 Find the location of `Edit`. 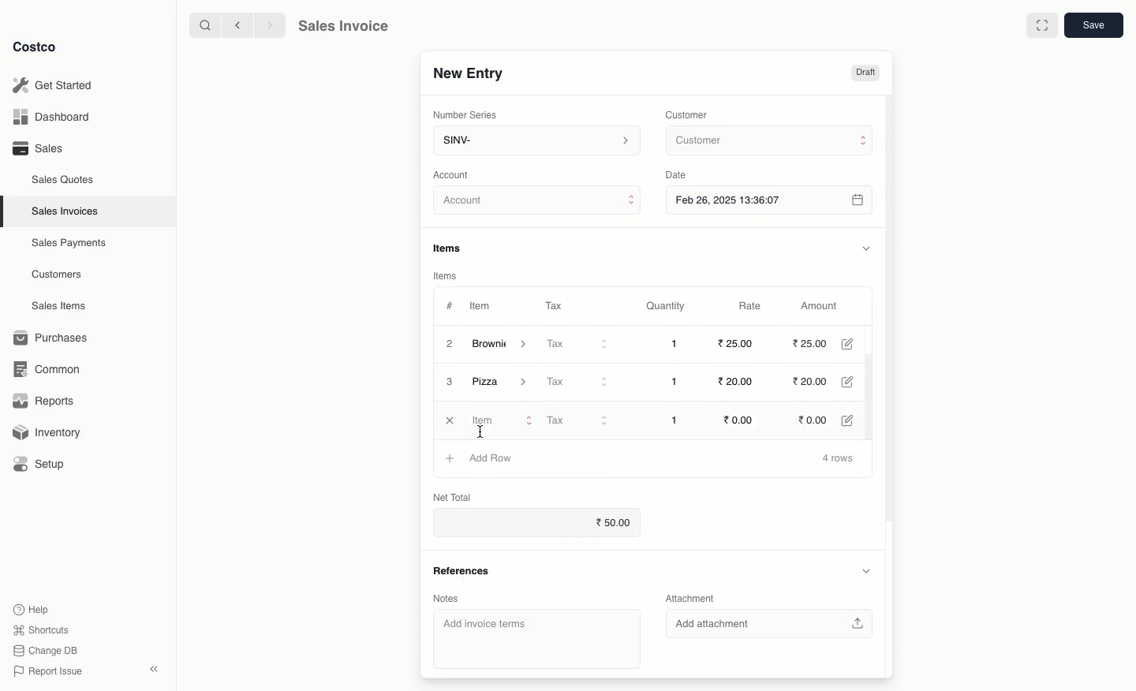

Edit is located at coordinates (854, 344).